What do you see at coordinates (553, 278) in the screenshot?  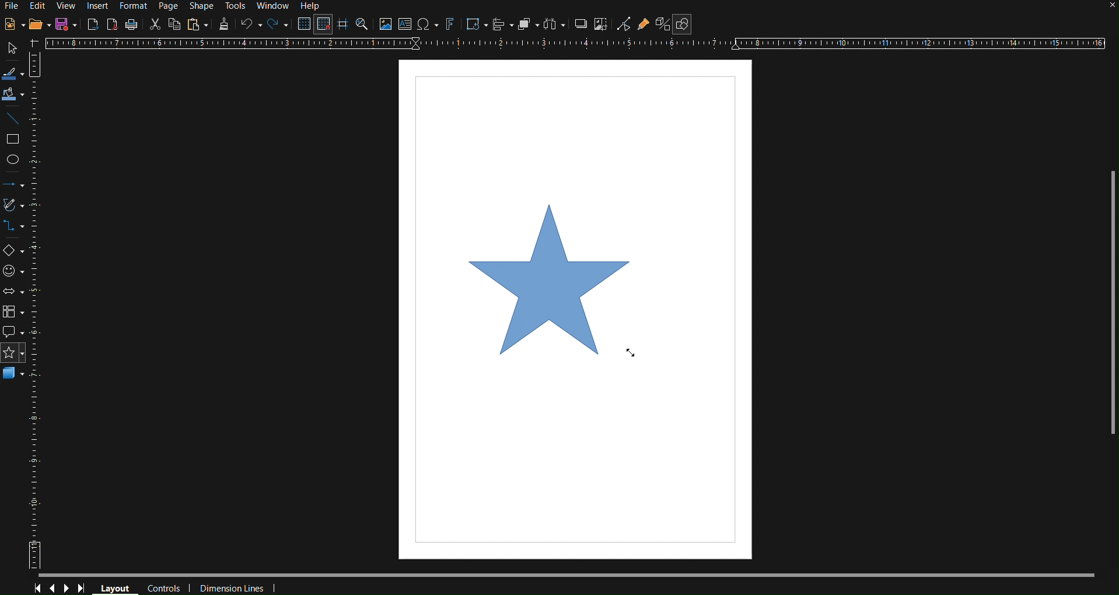 I see `Star (dragged finalized)` at bounding box center [553, 278].